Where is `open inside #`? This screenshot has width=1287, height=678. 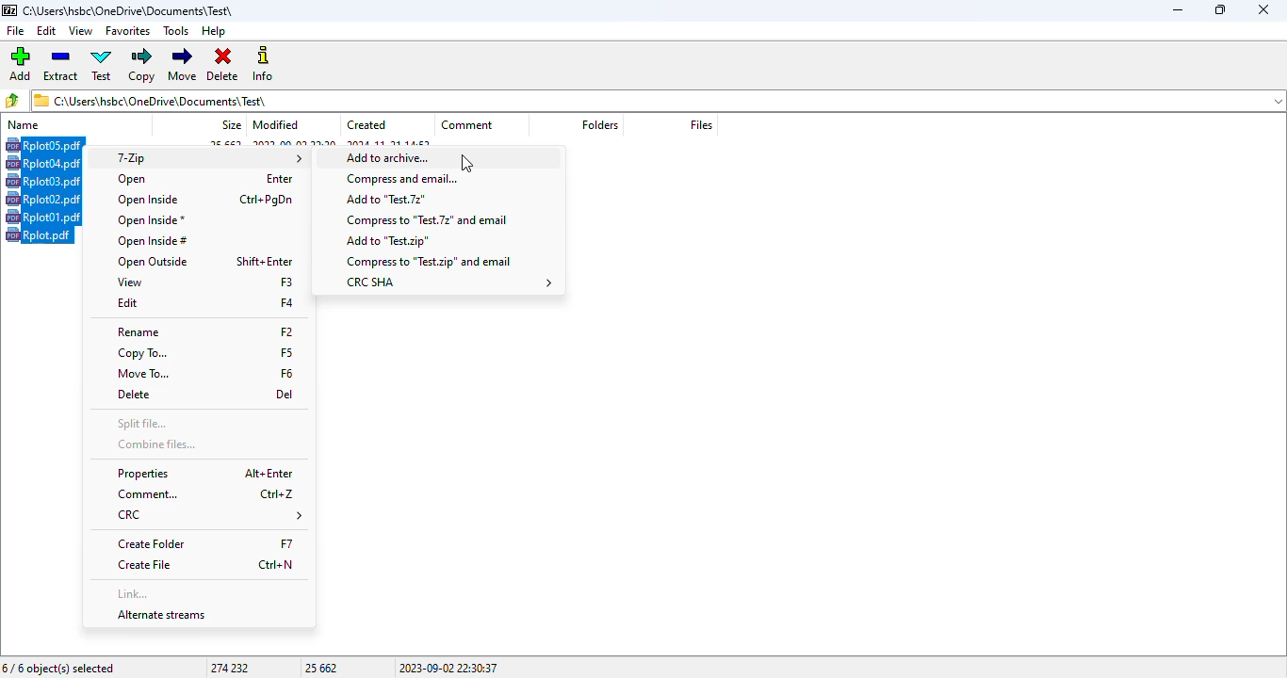
open inside # is located at coordinates (152, 242).